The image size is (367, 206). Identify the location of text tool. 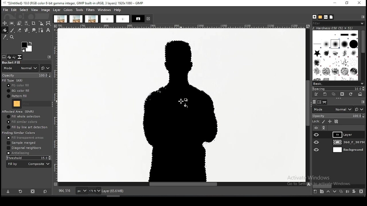
(48, 30).